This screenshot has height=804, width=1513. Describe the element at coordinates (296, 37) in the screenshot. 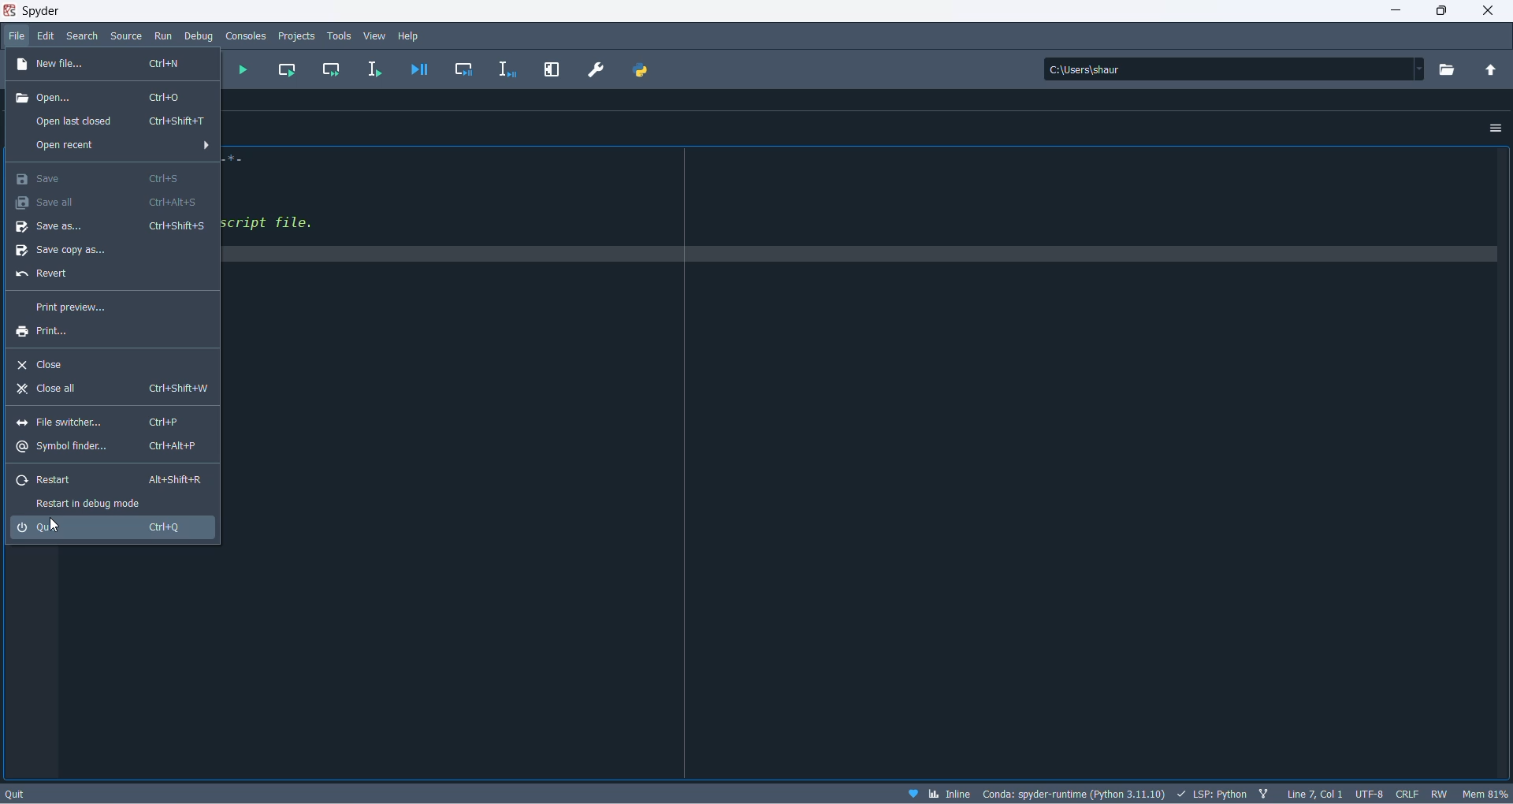

I see `projects` at that location.